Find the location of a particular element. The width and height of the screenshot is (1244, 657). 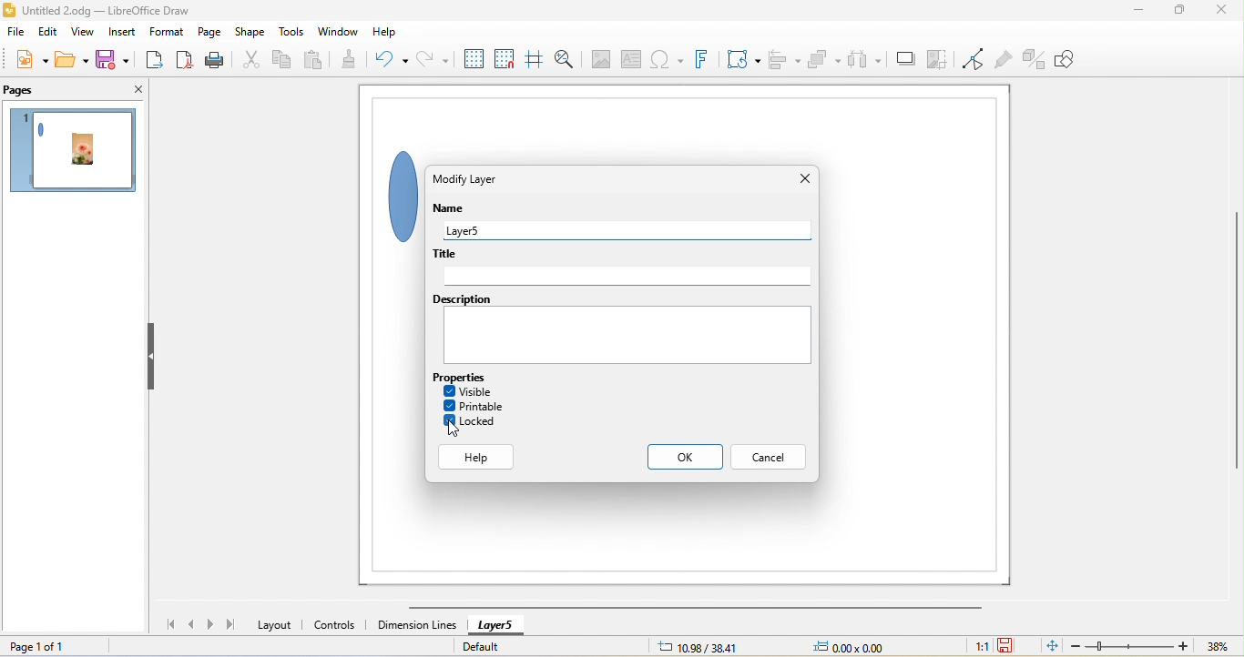

layer 5 is located at coordinates (633, 230).